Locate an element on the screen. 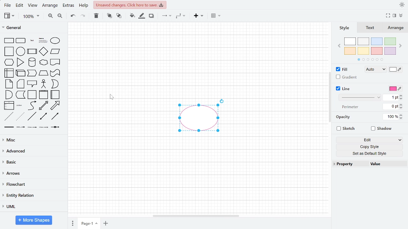 The width and height of the screenshot is (408, 229). basice is located at coordinates (33, 163).